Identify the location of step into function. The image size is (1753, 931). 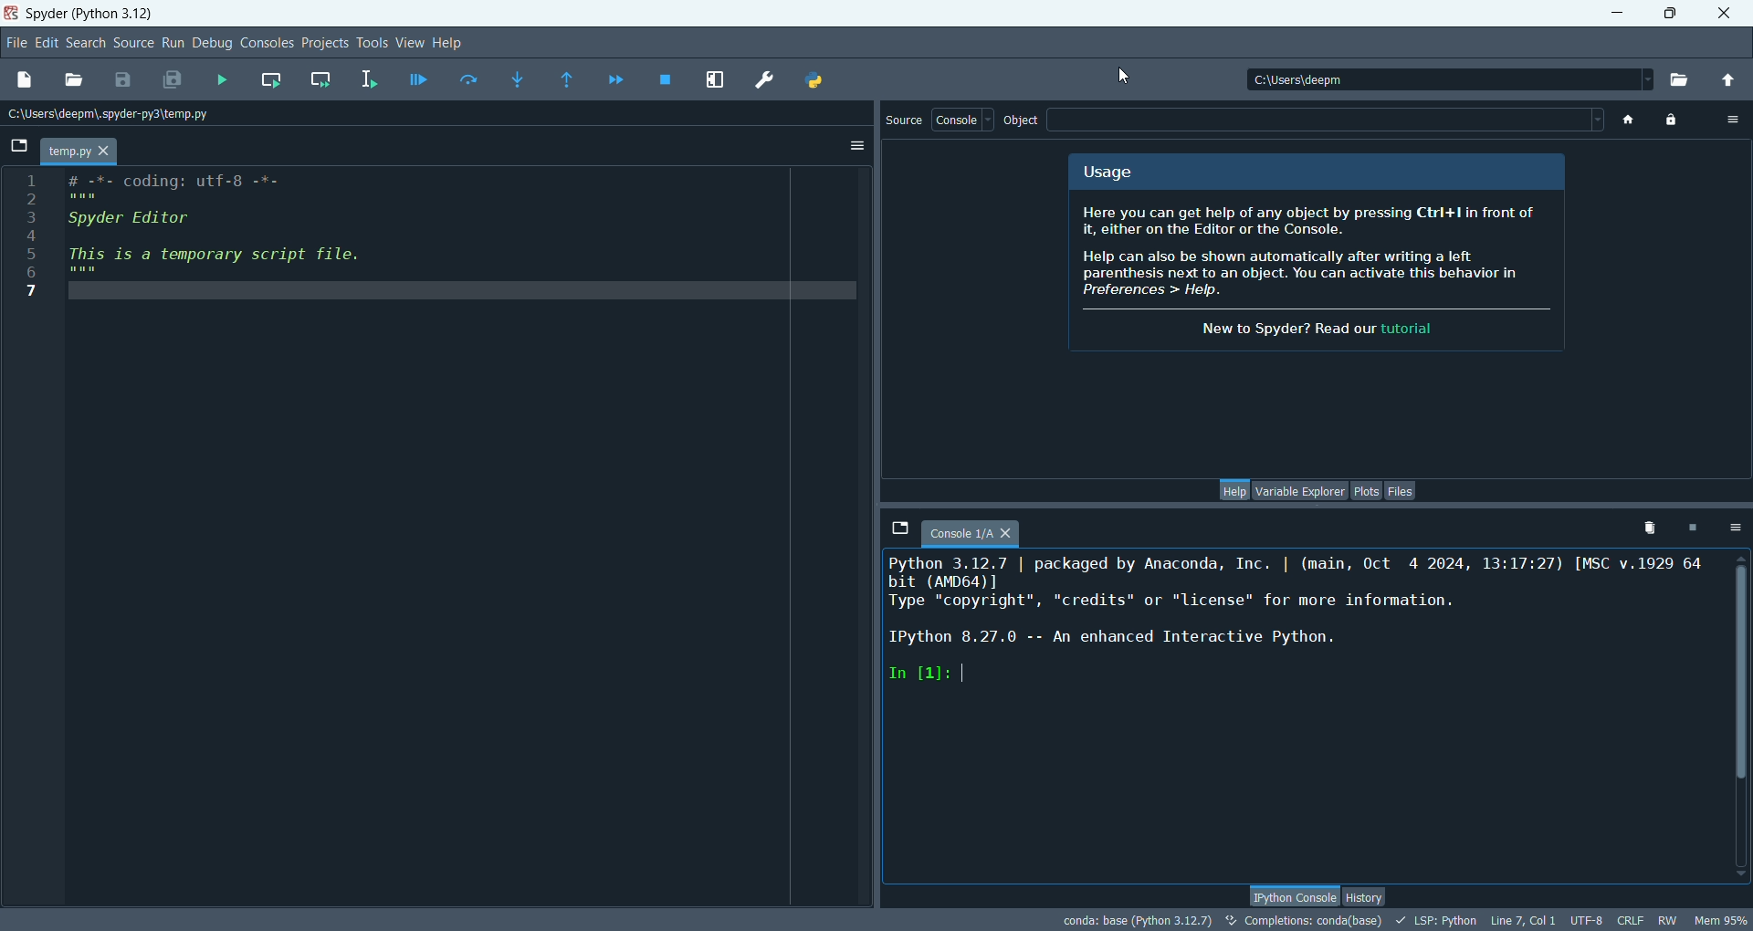
(517, 79).